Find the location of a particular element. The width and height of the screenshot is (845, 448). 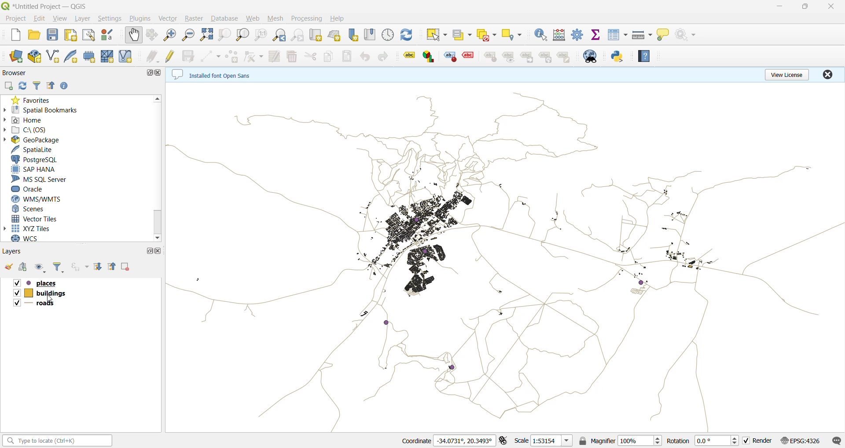

filter is located at coordinates (57, 268).